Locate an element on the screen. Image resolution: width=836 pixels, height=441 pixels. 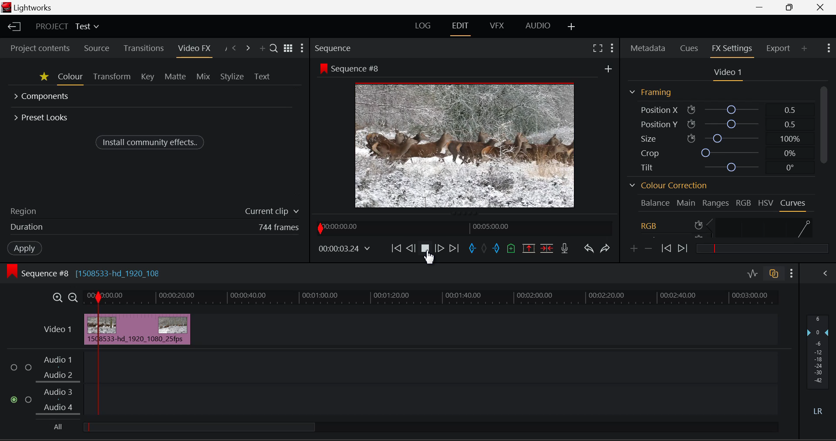
Matte is located at coordinates (175, 78).